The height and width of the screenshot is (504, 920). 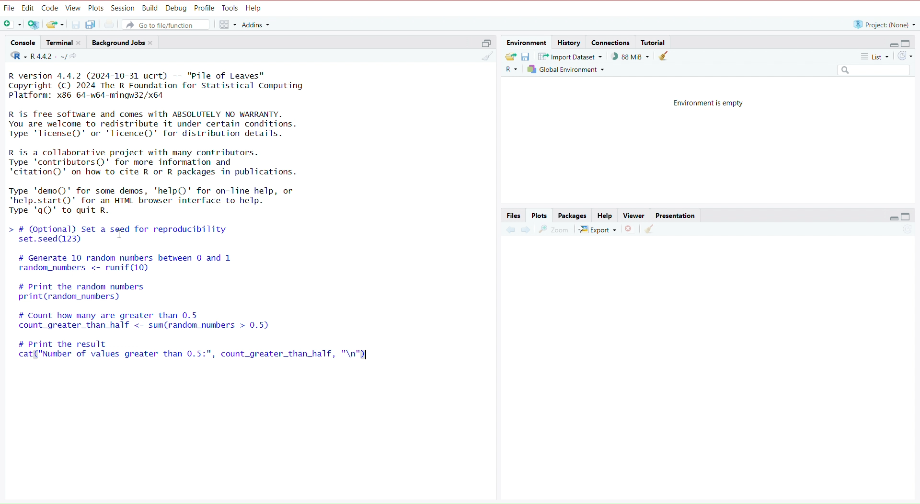 I want to click on Connections, so click(x=610, y=41).